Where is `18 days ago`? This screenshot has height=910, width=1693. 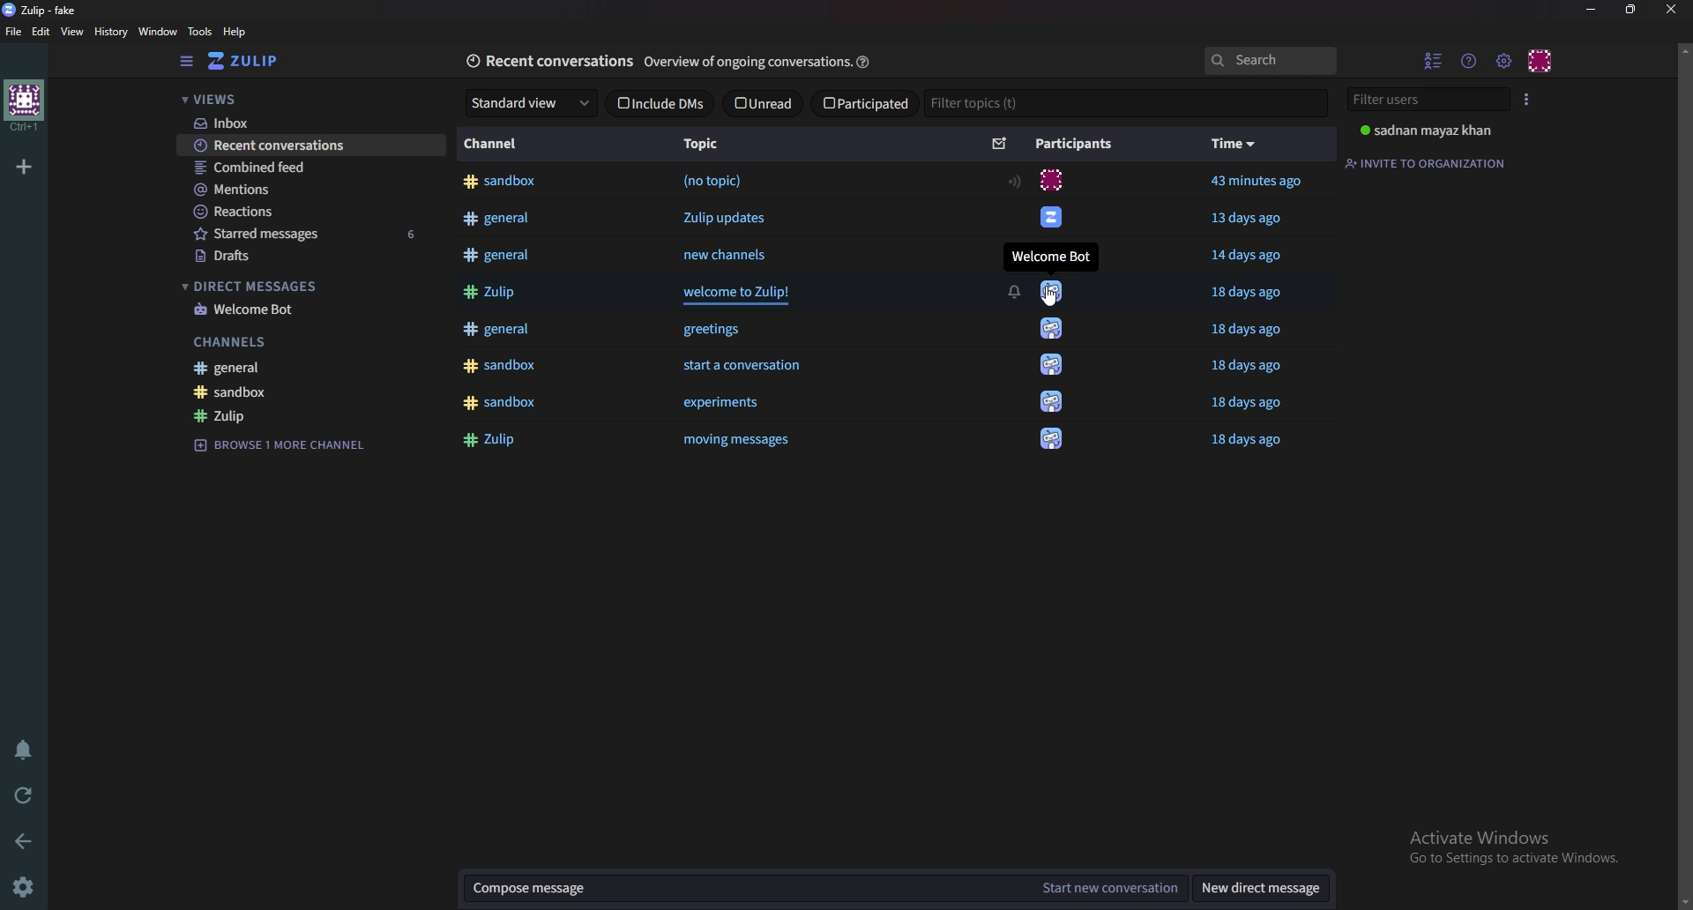
18 days ago is located at coordinates (1247, 292).